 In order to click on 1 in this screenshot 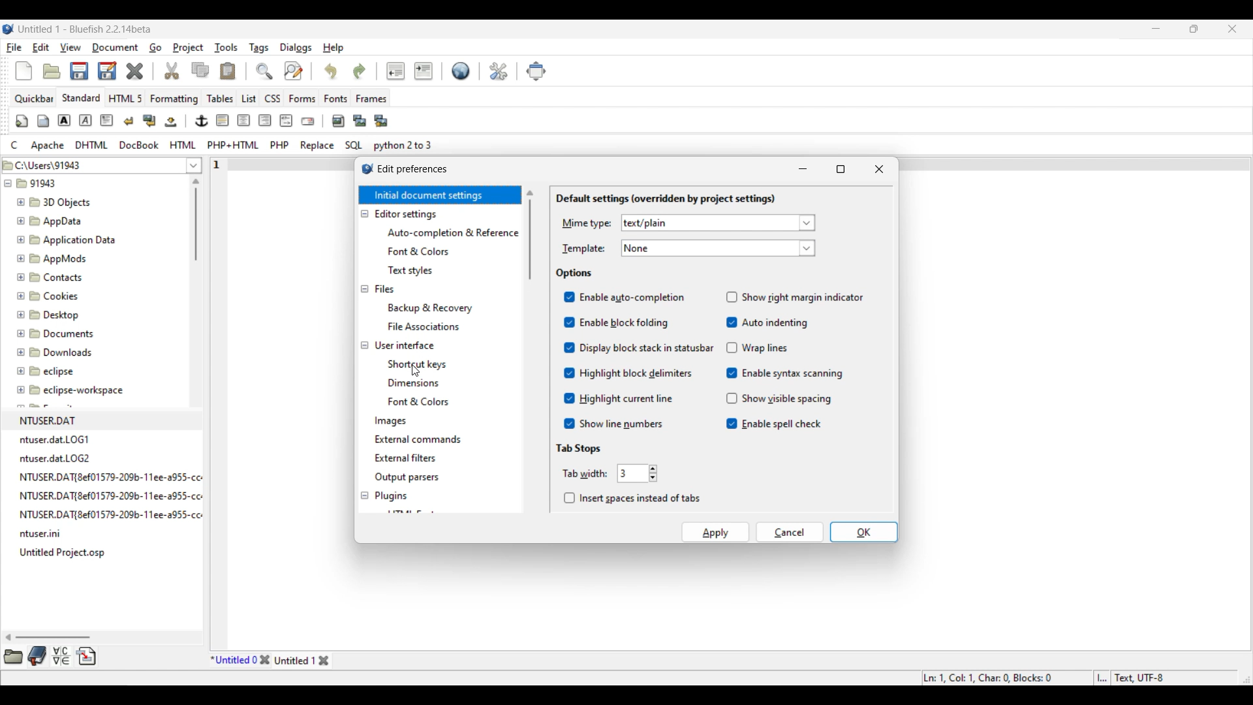, I will do `click(219, 162)`.